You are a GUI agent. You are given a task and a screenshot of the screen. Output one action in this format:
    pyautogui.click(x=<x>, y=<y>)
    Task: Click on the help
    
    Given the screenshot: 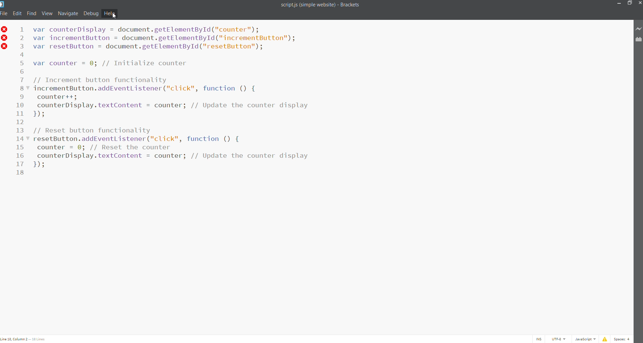 What is the action you would take?
    pyautogui.click(x=109, y=13)
    